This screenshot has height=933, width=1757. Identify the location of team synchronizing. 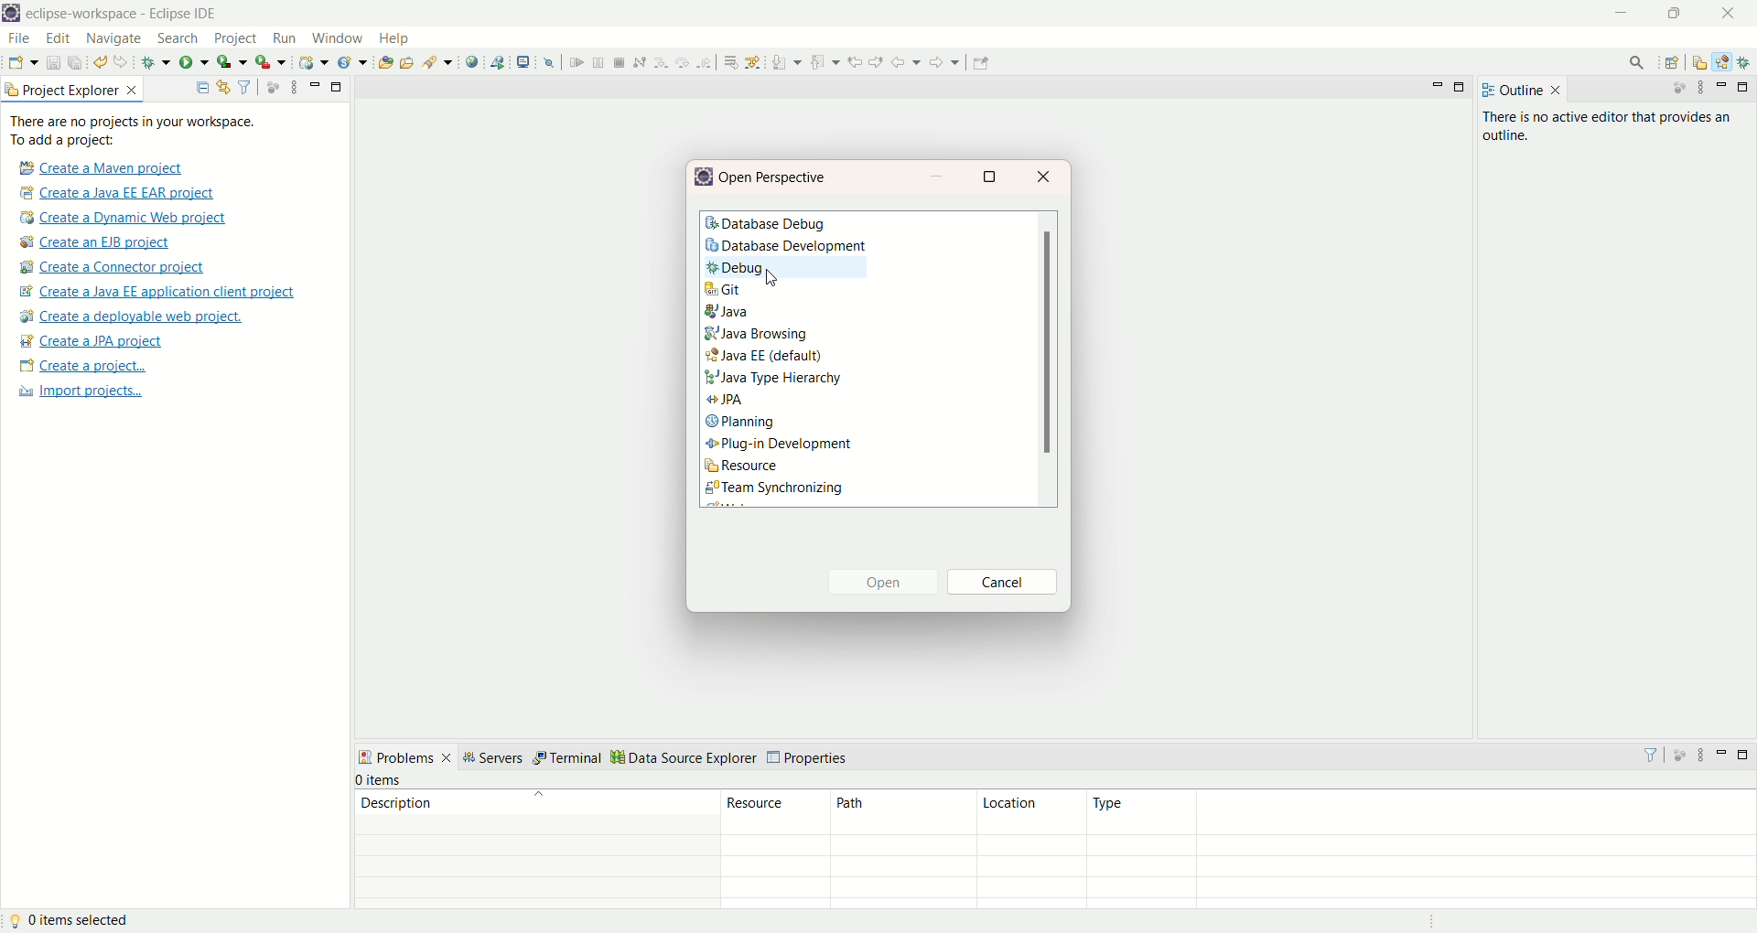
(775, 490).